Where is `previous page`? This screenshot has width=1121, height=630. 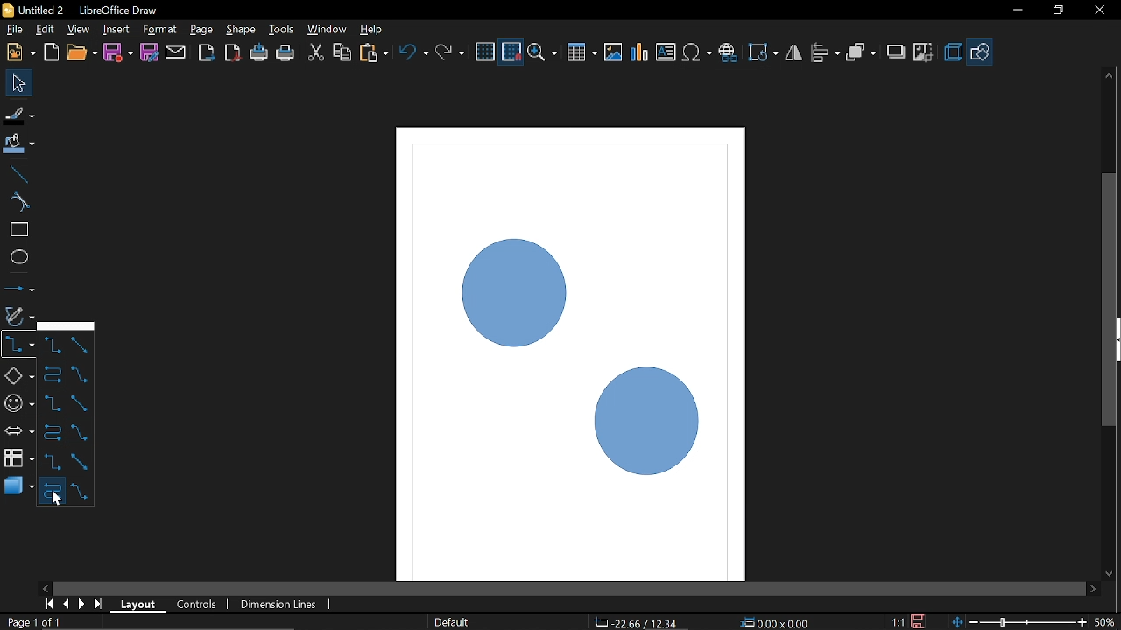
previous page is located at coordinates (63, 605).